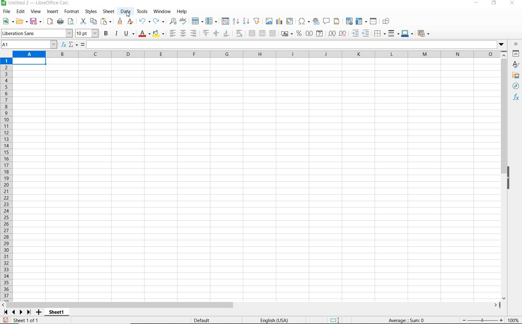  Describe the element at coordinates (21, 21) in the screenshot. I see `open` at that location.